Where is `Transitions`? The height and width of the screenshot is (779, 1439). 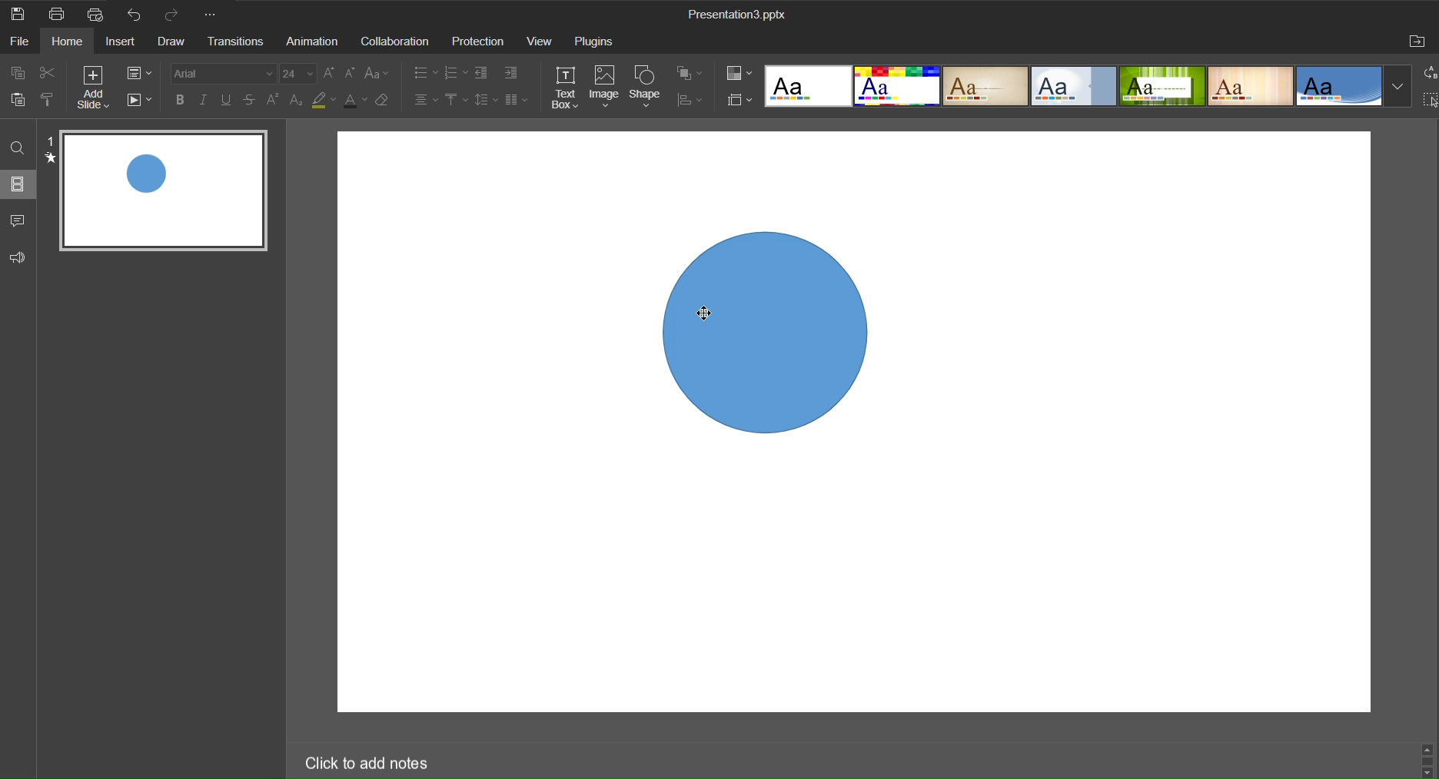
Transitions is located at coordinates (239, 44).